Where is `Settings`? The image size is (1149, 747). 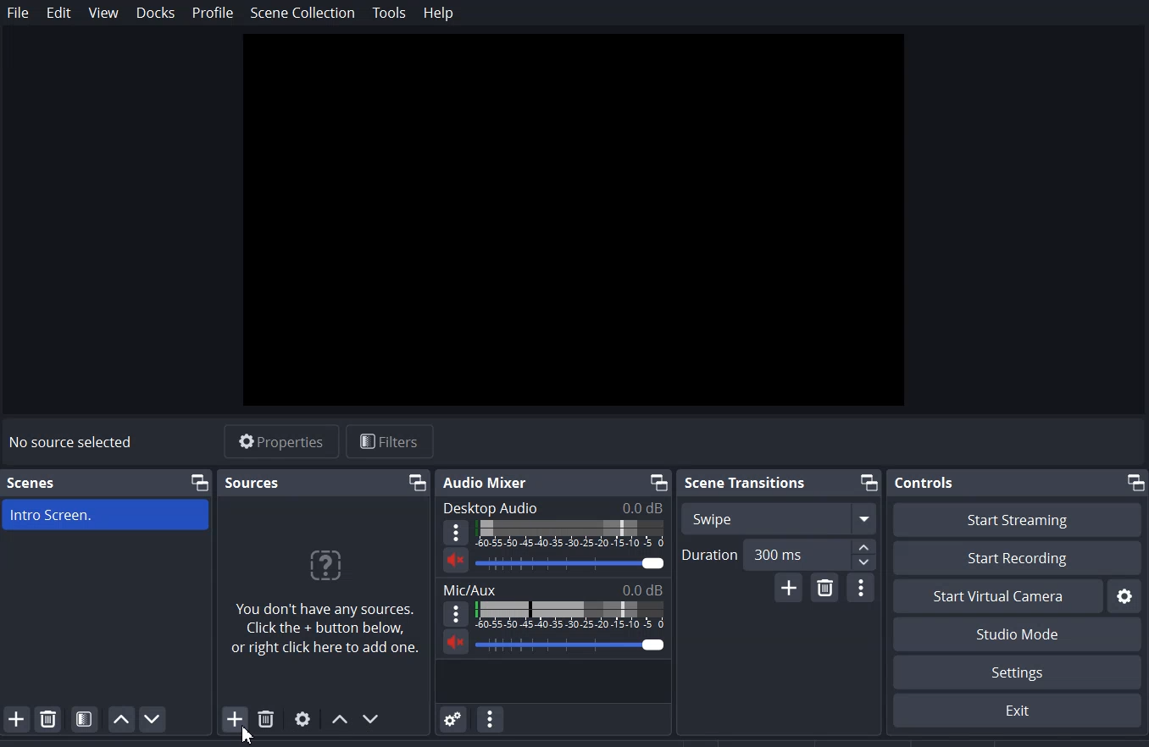 Settings is located at coordinates (1124, 595).